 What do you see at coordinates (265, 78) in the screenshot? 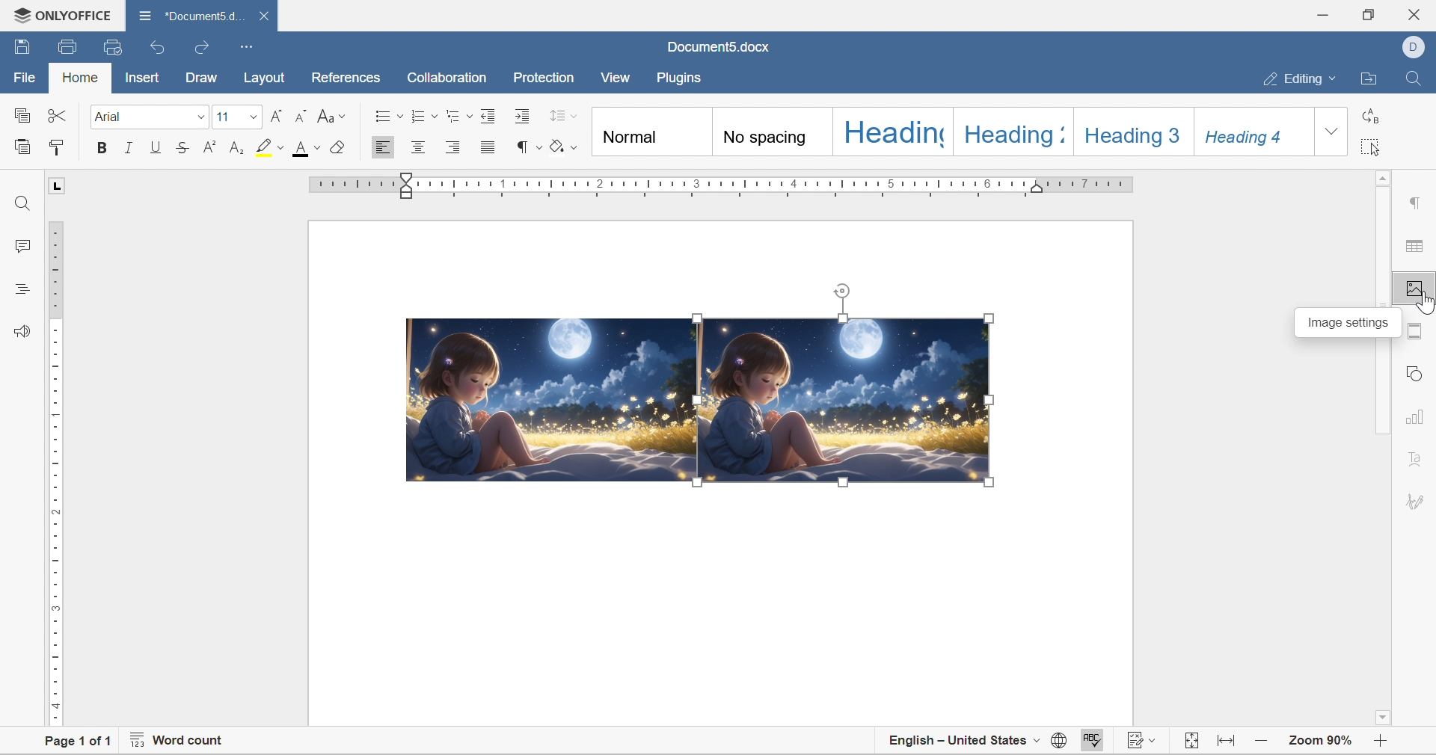
I see `layout` at bounding box center [265, 78].